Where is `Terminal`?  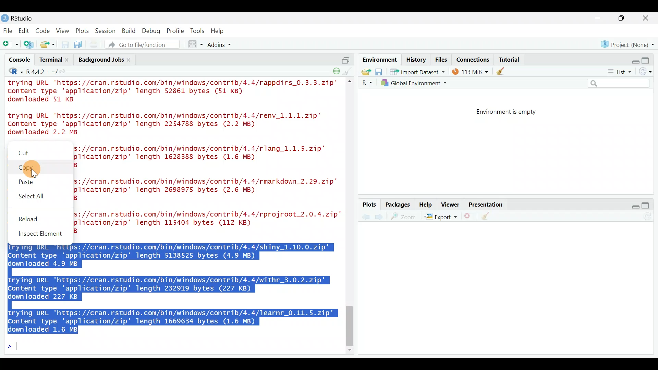 Terminal is located at coordinates (50, 61).